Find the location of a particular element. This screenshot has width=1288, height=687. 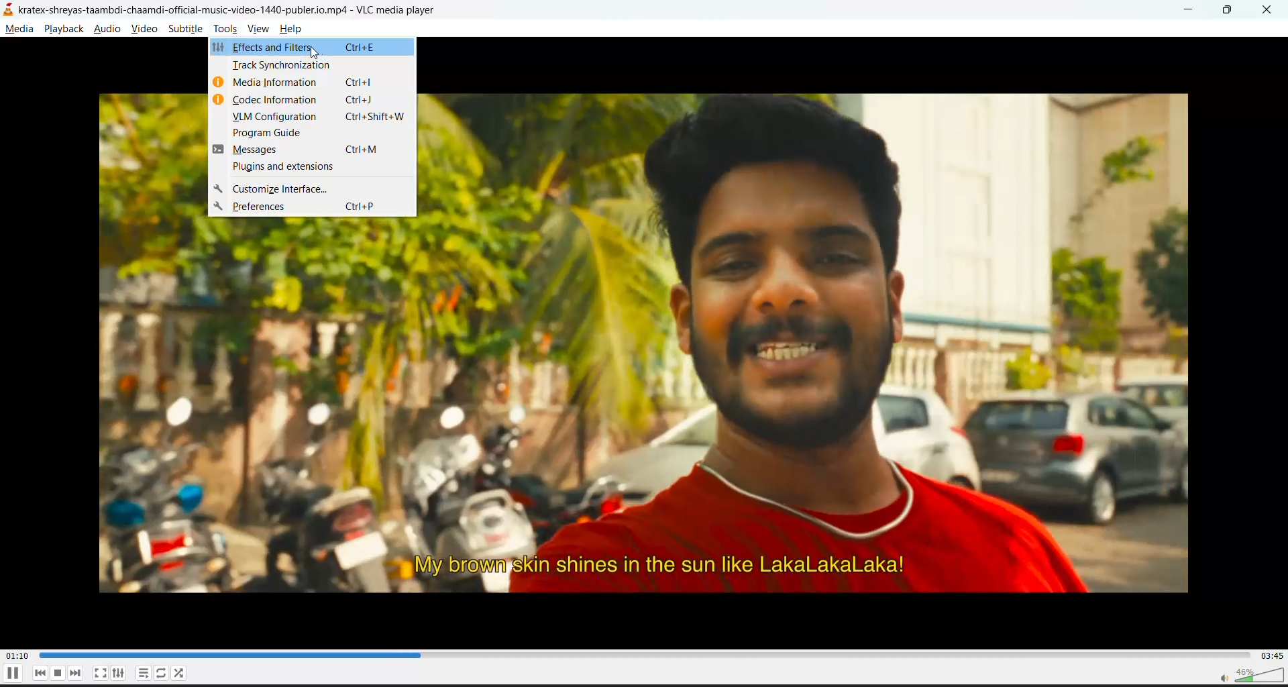

minimize is located at coordinates (1190, 9).